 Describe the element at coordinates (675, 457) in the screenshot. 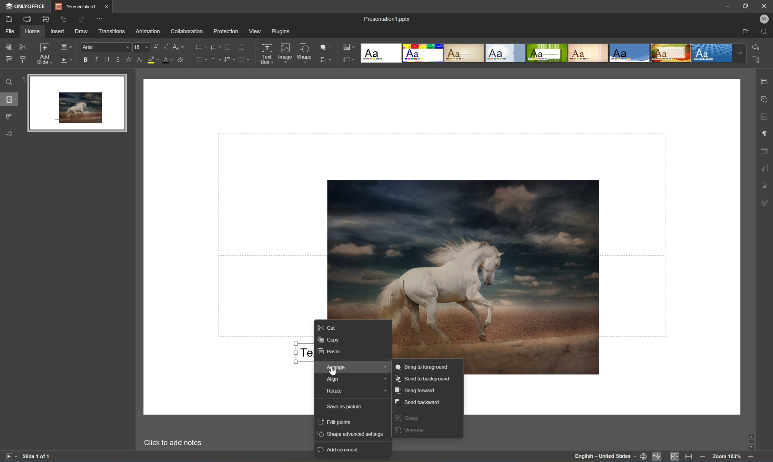

I see `Fit to slide` at that location.